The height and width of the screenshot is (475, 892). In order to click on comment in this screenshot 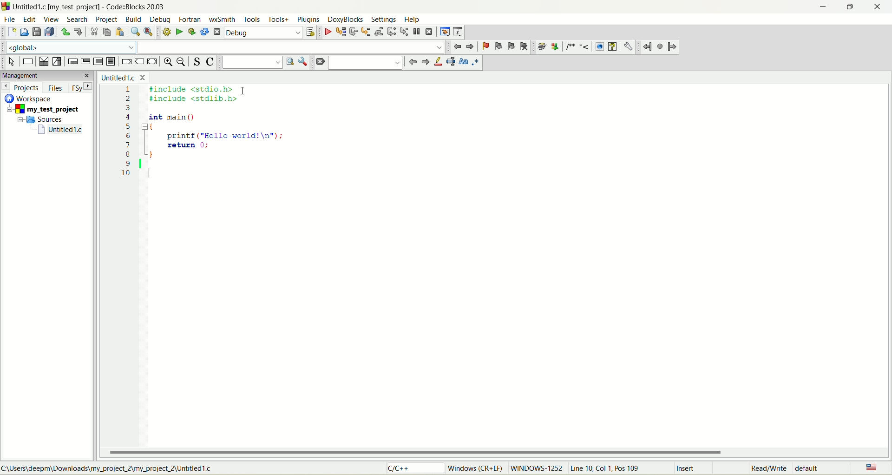, I will do `click(579, 47)`.